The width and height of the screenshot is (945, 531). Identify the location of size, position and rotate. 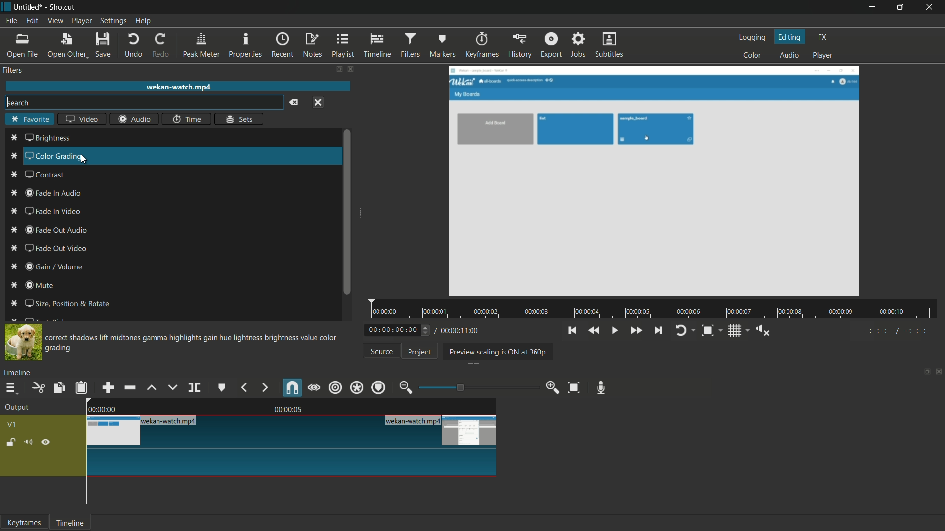
(61, 304).